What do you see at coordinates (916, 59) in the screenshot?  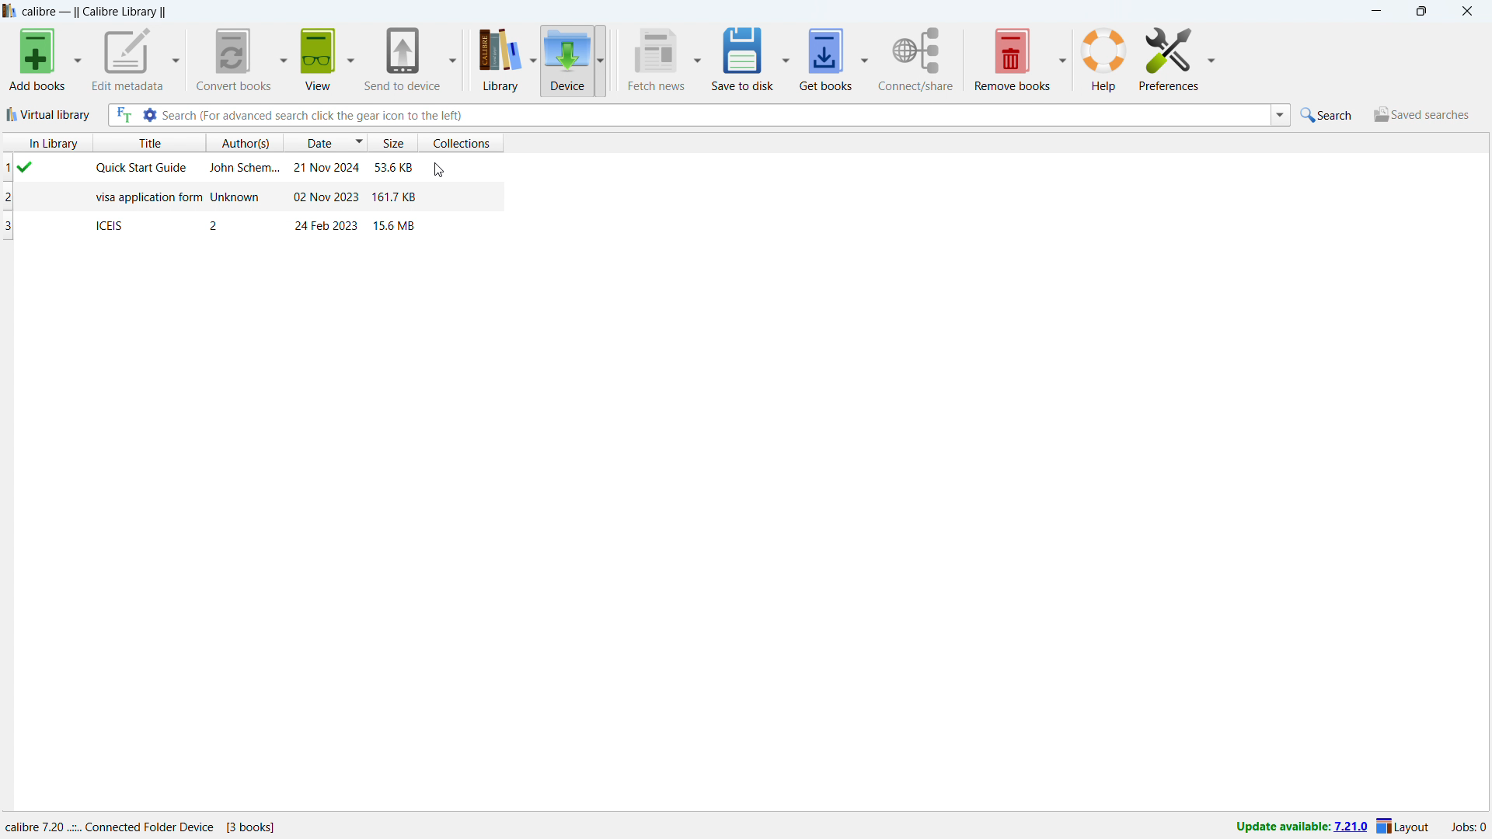 I see `connect/share` at bounding box center [916, 59].